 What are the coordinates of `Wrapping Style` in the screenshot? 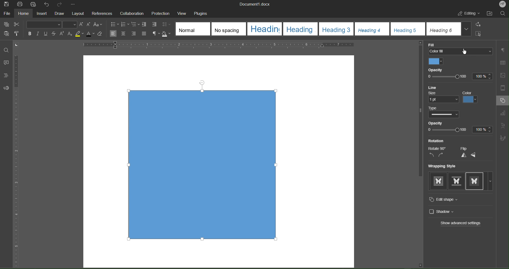 It's located at (442, 166).